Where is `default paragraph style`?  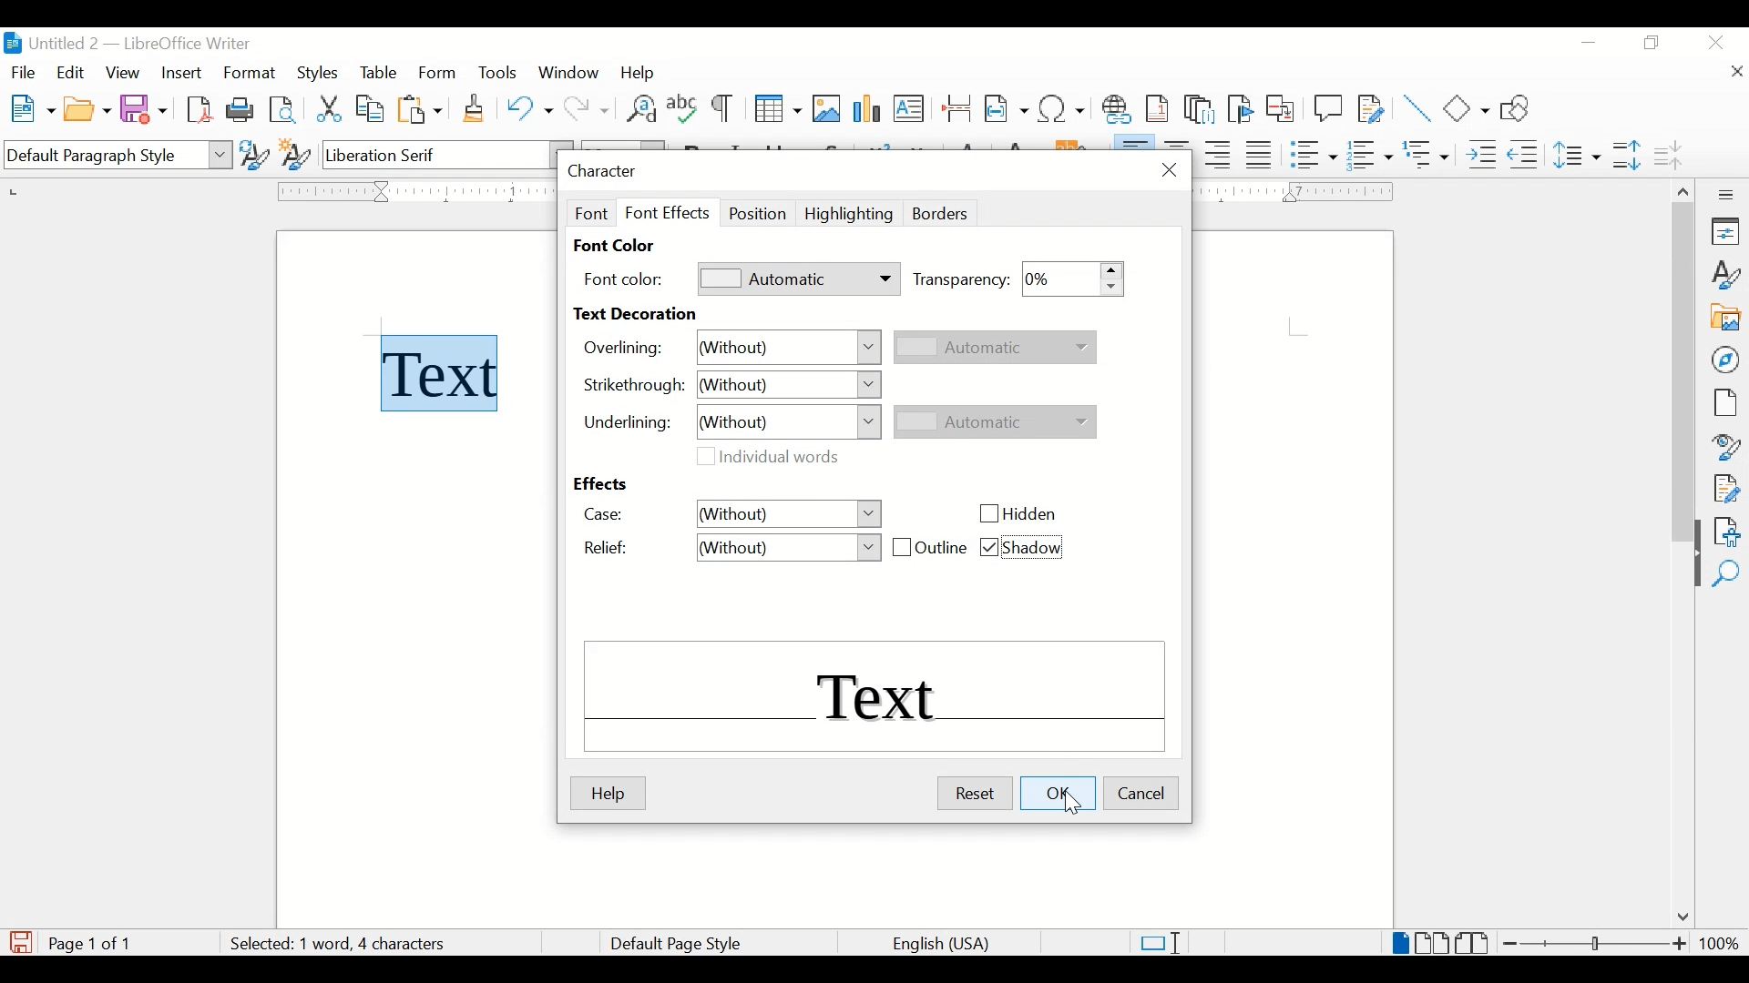
default paragraph style is located at coordinates (116, 156).